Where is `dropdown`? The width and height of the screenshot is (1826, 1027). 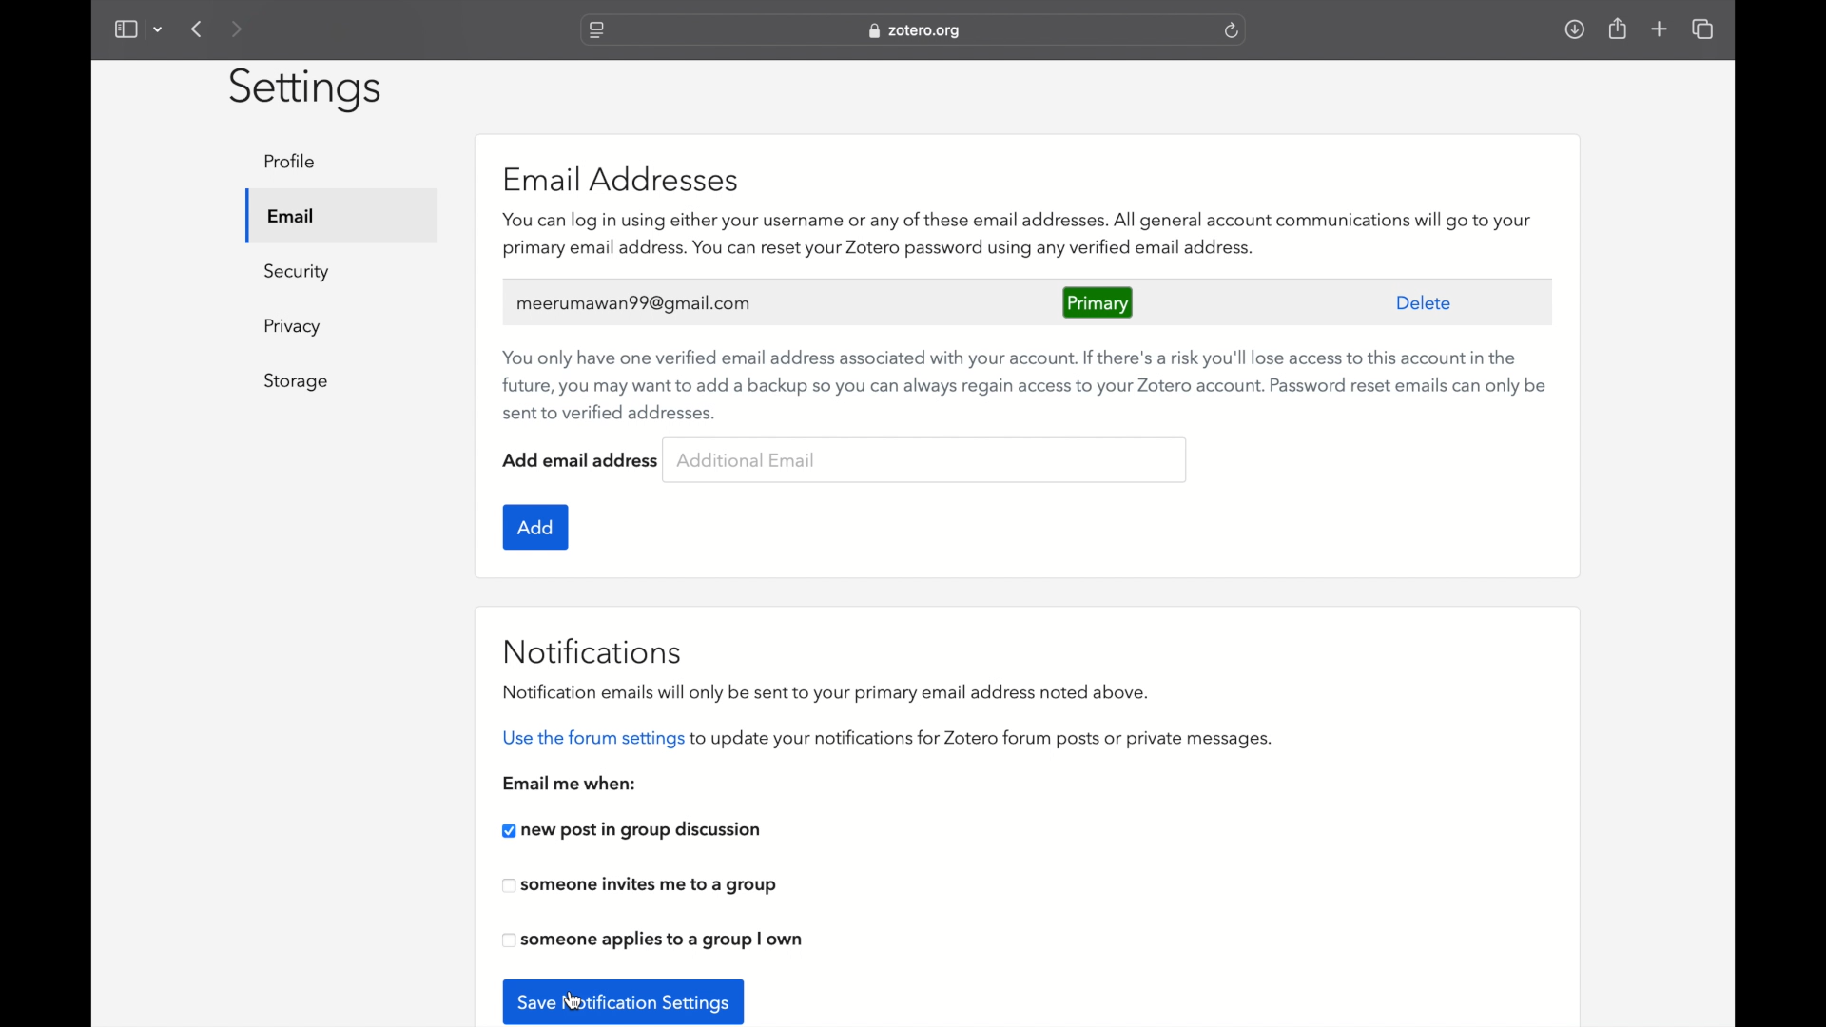 dropdown is located at coordinates (159, 30).